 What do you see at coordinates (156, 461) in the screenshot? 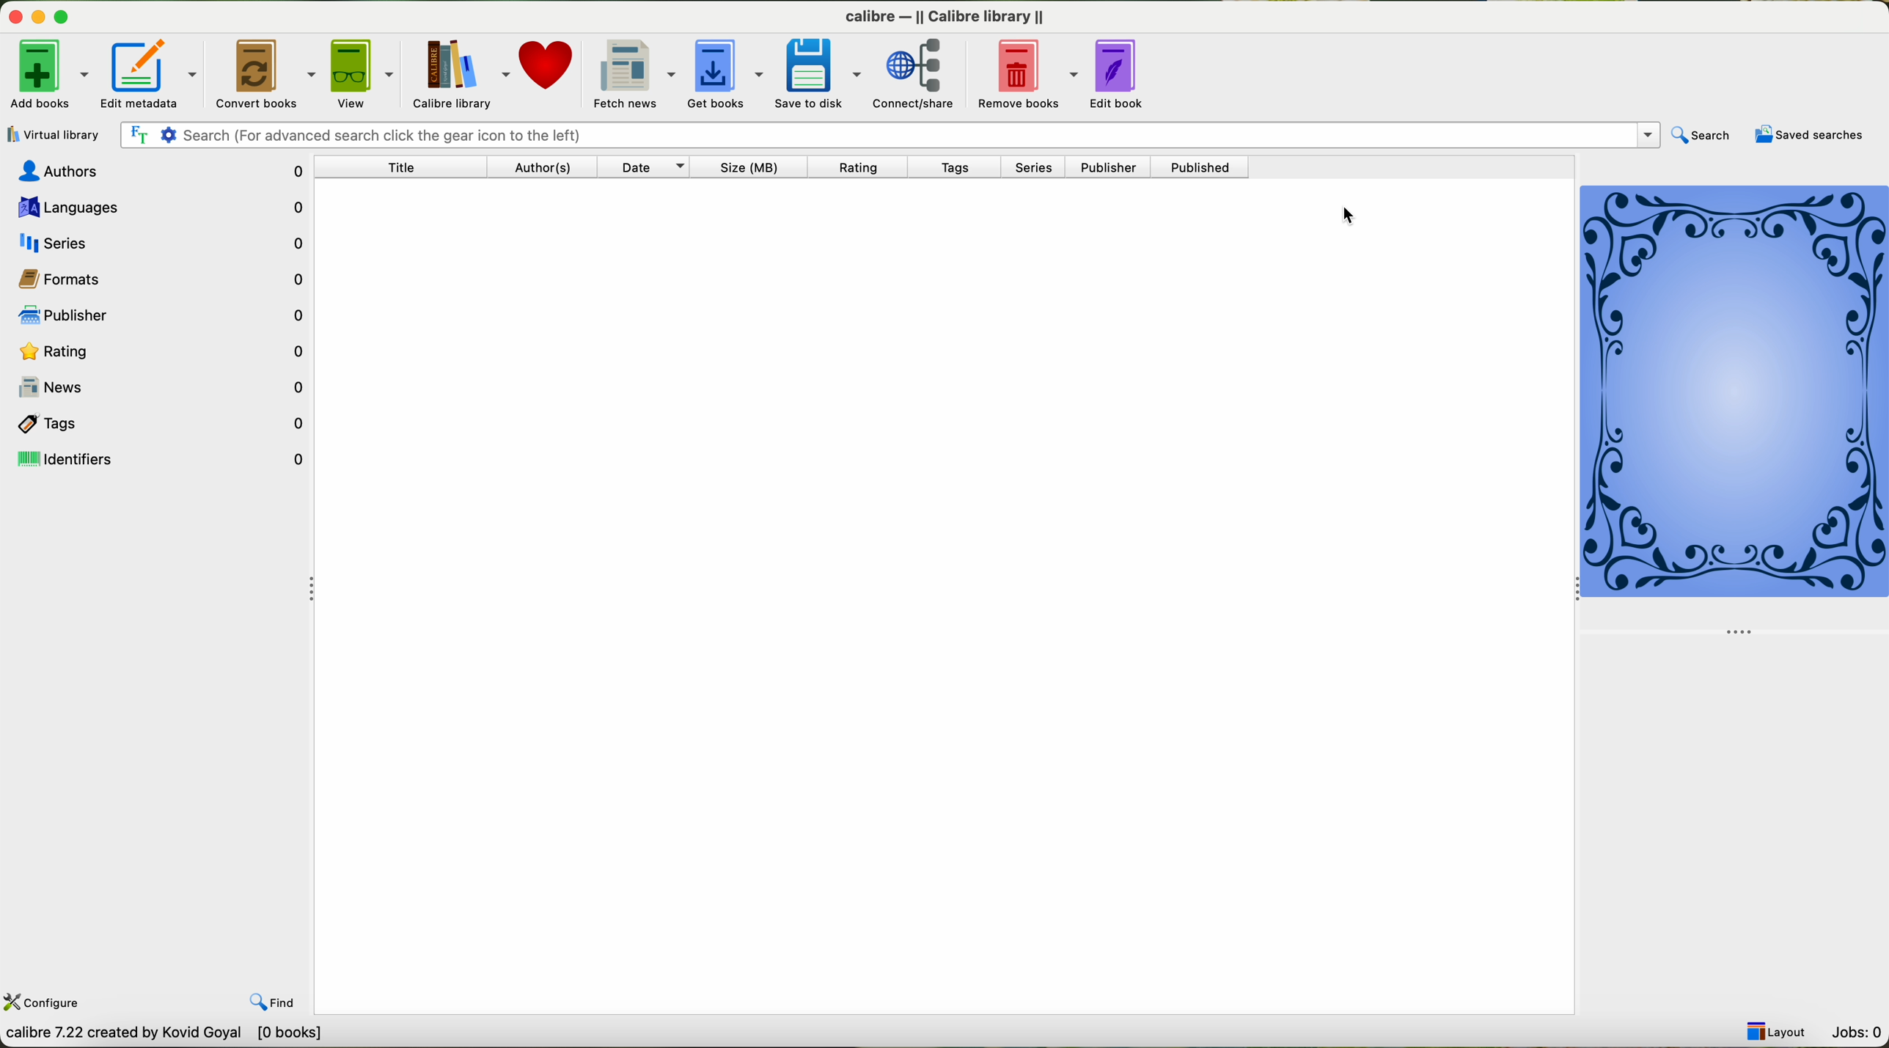
I see `identifiers` at bounding box center [156, 461].